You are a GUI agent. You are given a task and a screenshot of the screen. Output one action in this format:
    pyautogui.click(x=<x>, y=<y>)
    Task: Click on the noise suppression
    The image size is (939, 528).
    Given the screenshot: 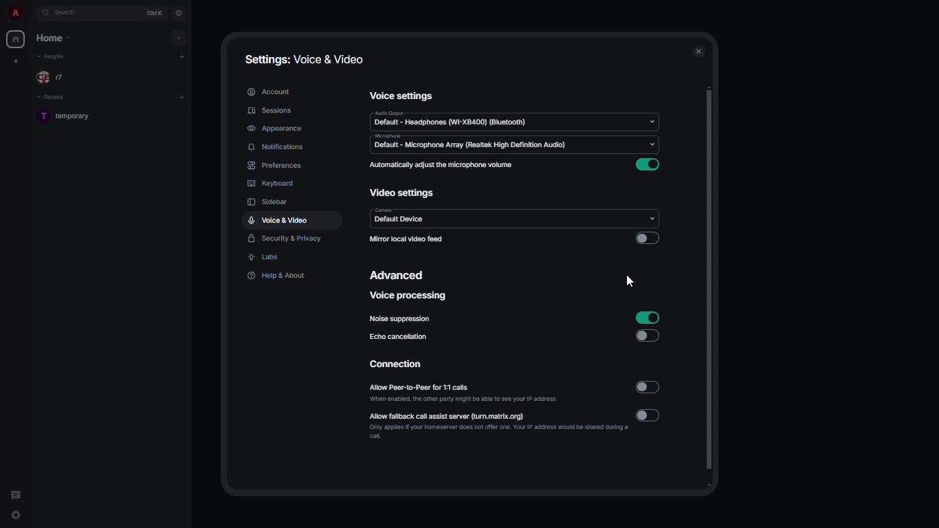 What is the action you would take?
    pyautogui.click(x=400, y=320)
    